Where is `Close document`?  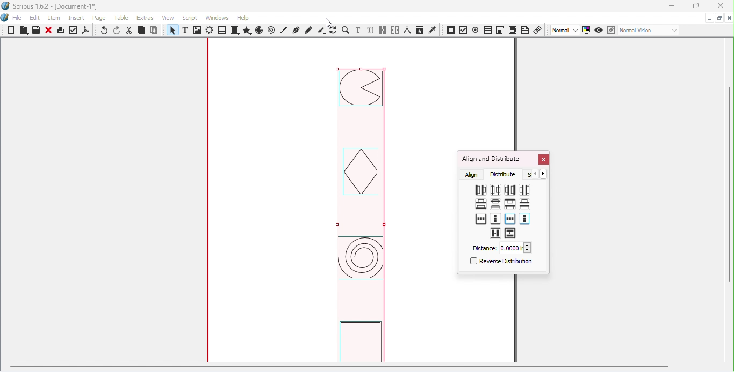 Close document is located at coordinates (729, 18).